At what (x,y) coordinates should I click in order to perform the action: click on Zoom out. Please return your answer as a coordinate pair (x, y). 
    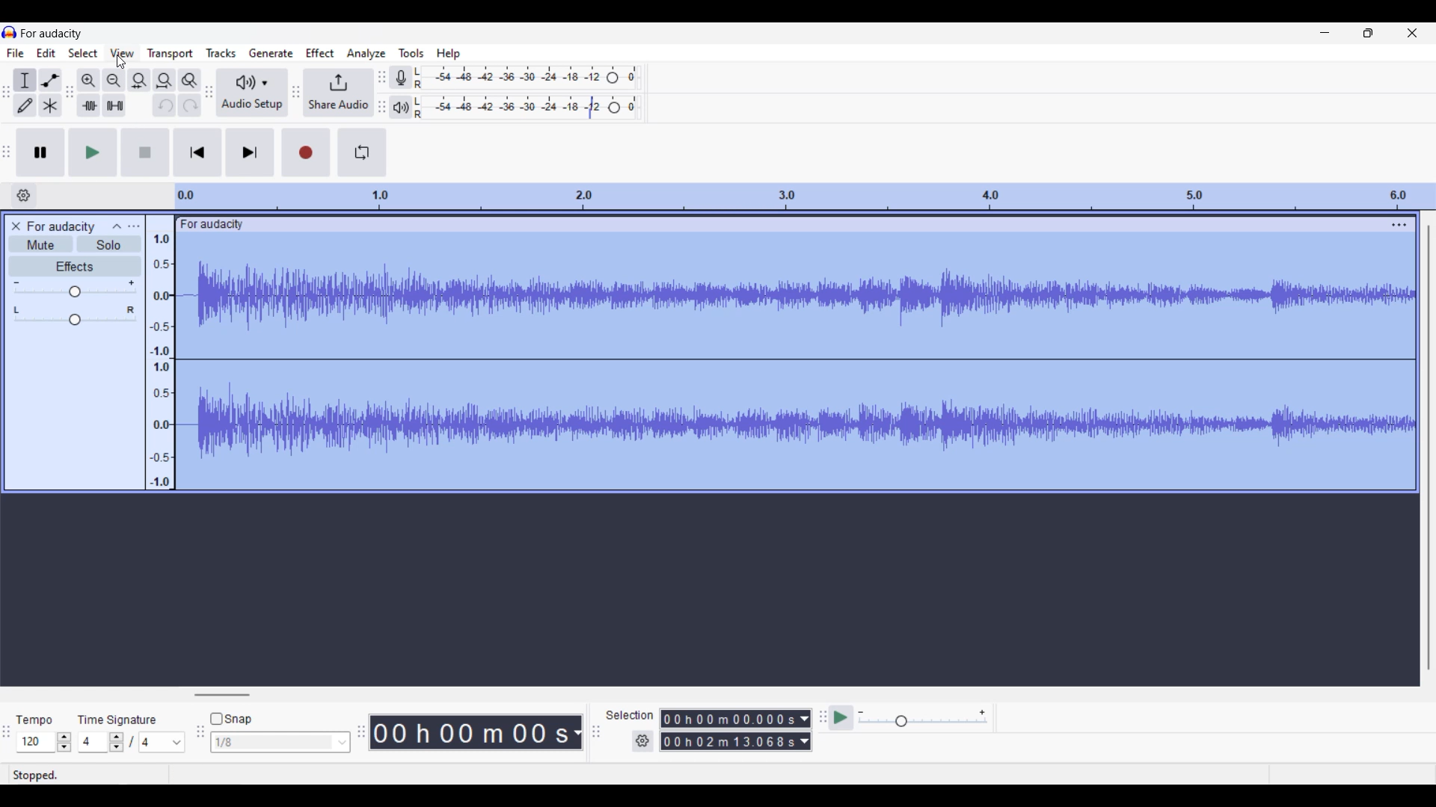
    Looking at the image, I should click on (114, 81).